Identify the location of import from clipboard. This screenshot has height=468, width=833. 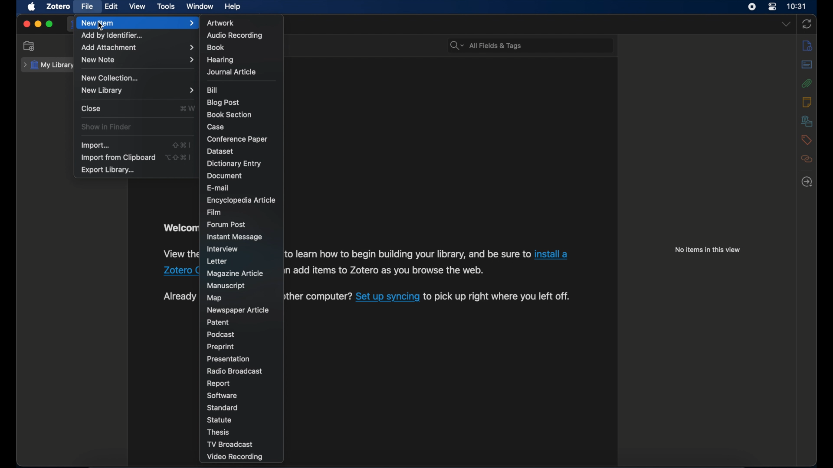
(118, 158).